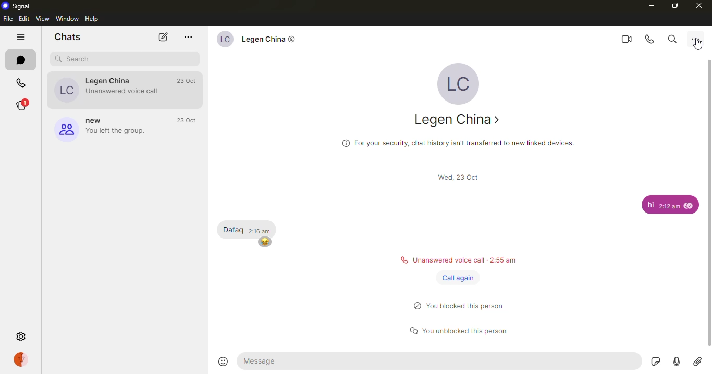 This screenshot has height=374, width=712. Describe the element at coordinates (189, 80) in the screenshot. I see `time` at that location.